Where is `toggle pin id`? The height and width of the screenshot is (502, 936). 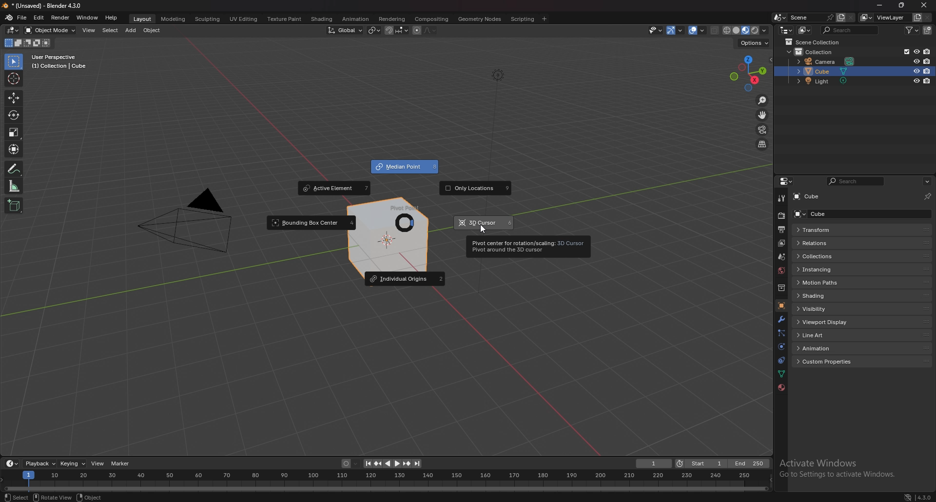
toggle pin id is located at coordinates (928, 195).